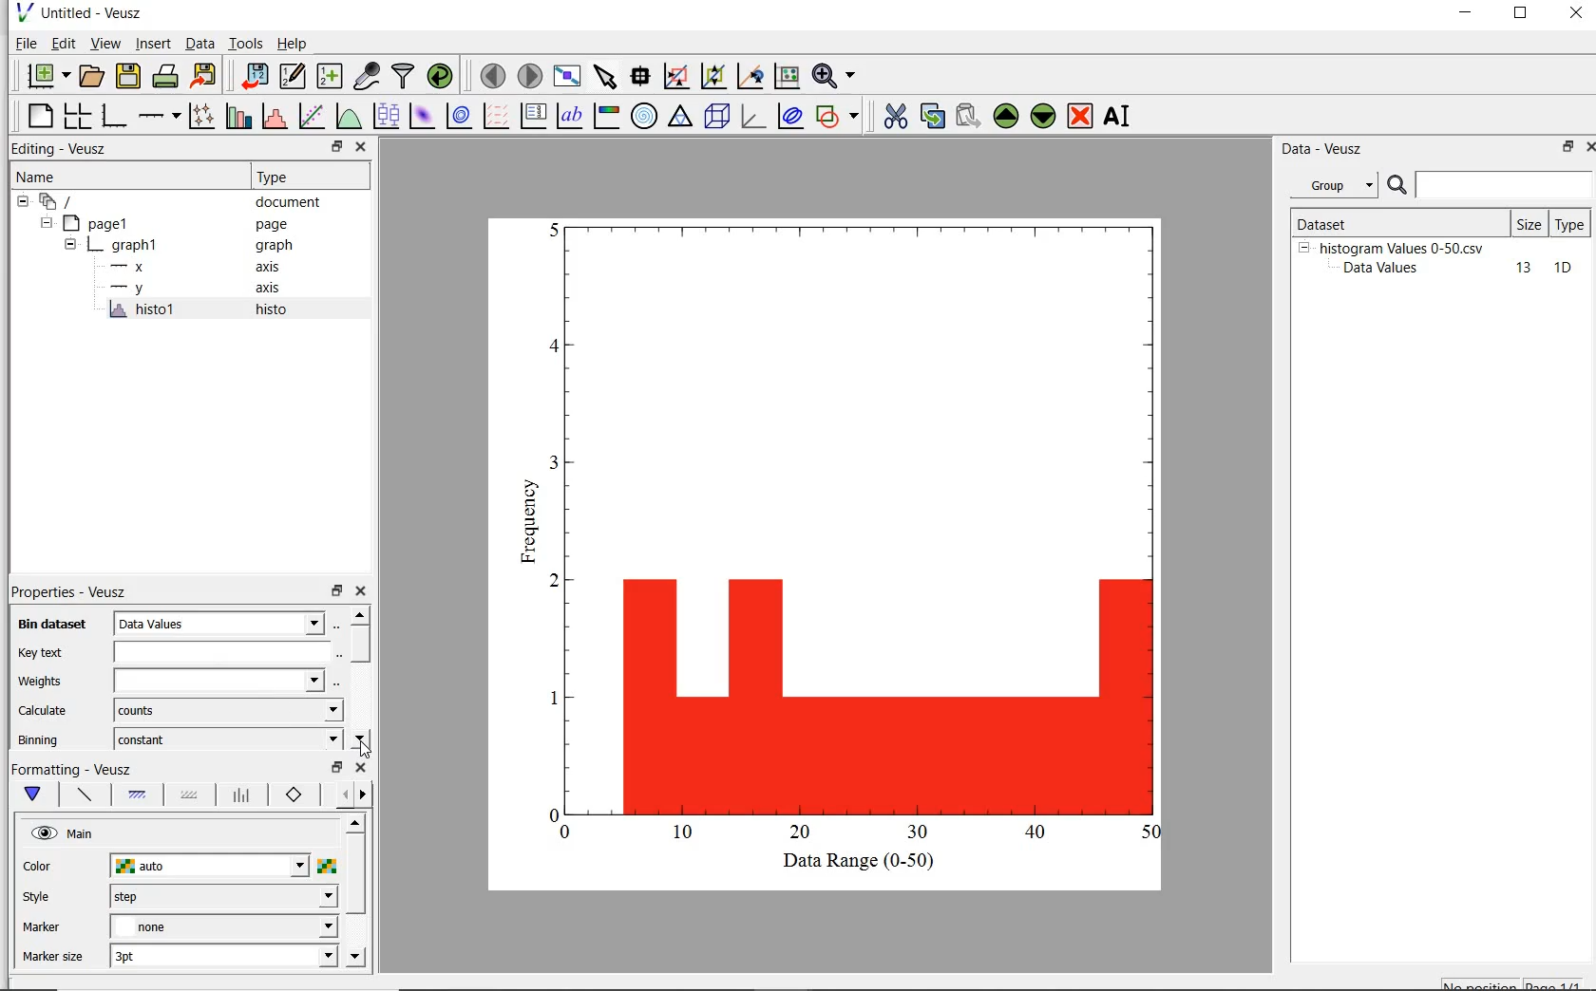 This screenshot has width=1596, height=991. I want to click on plot 2d dataset as contours, so click(459, 116).